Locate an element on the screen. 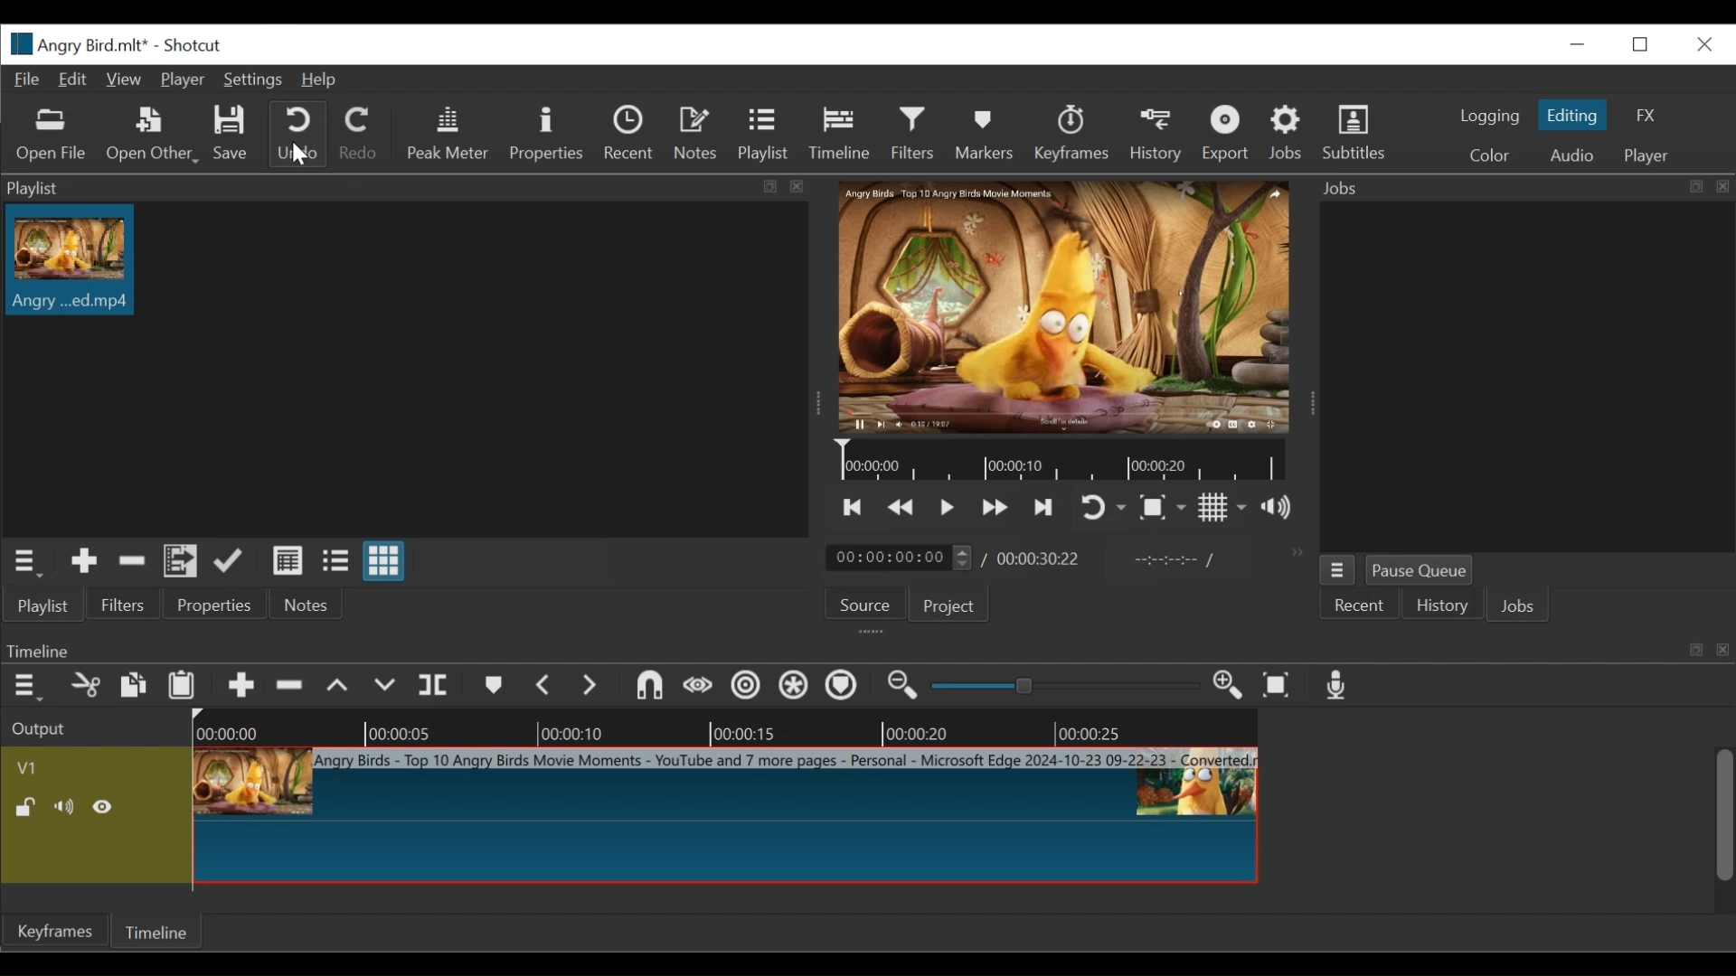  FX is located at coordinates (1643, 115).